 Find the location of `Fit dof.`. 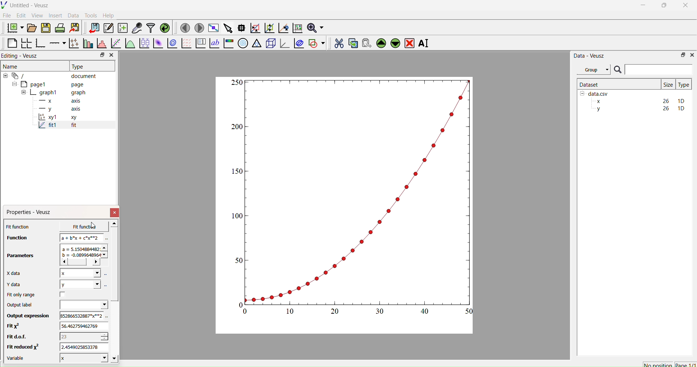

Fit dof. is located at coordinates (17, 337).